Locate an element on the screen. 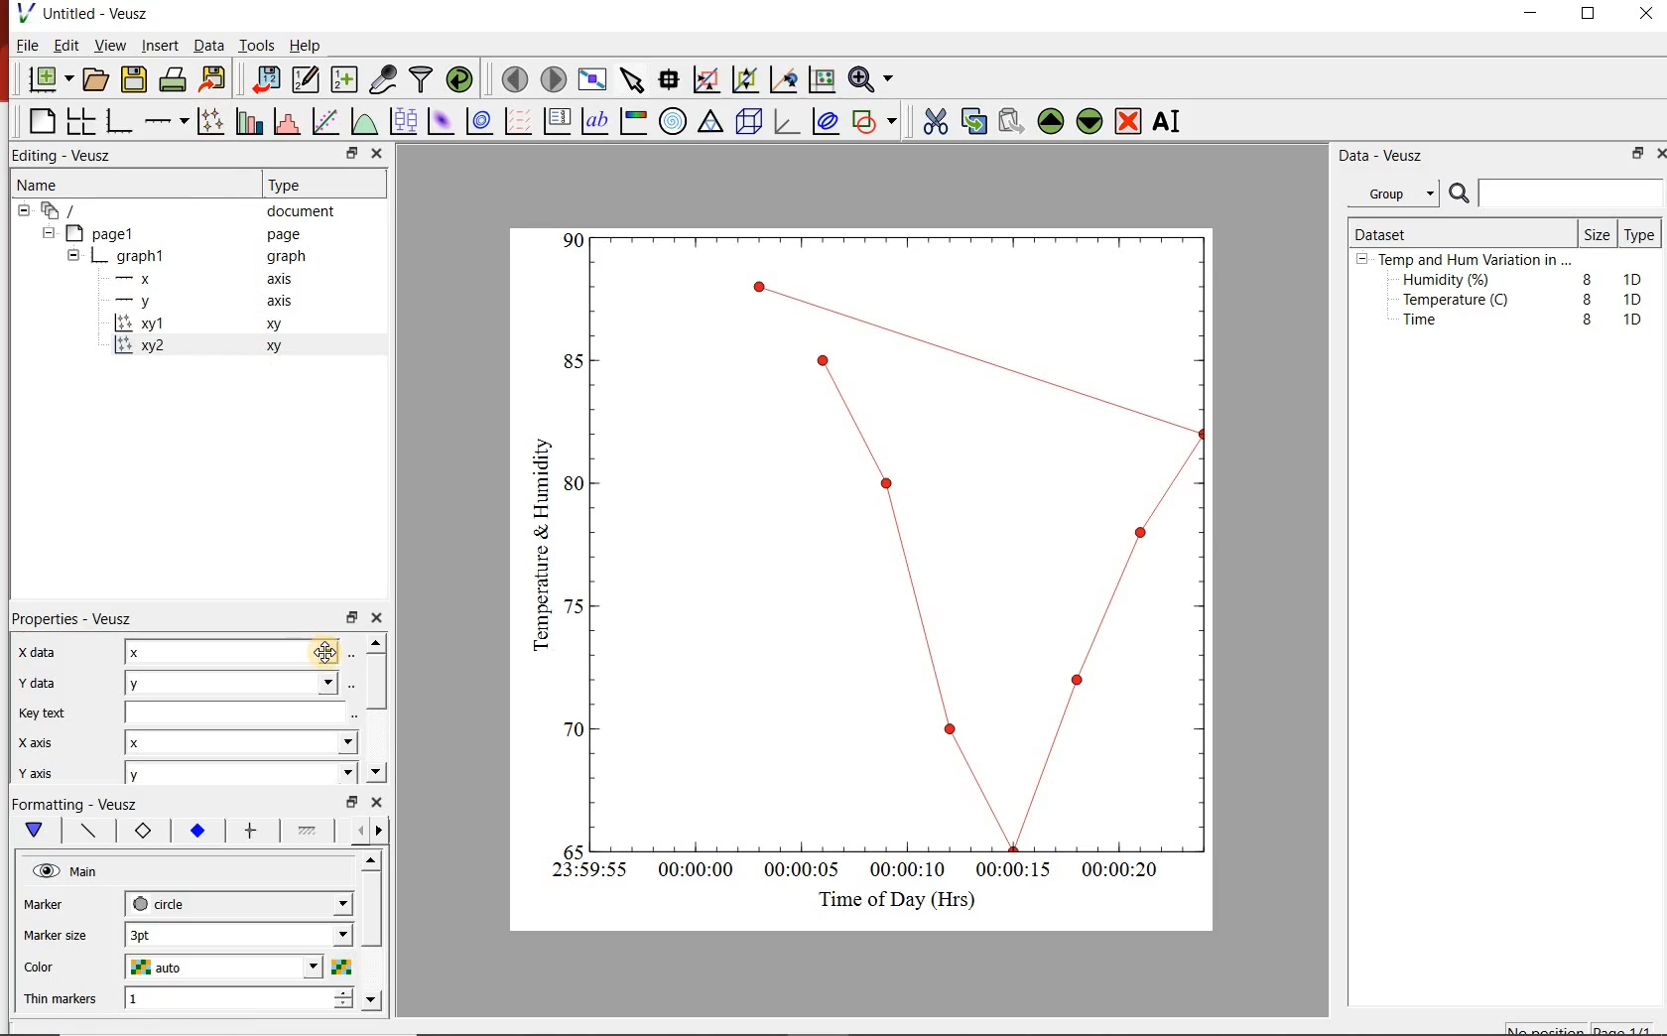  3d graph is located at coordinates (790, 124).